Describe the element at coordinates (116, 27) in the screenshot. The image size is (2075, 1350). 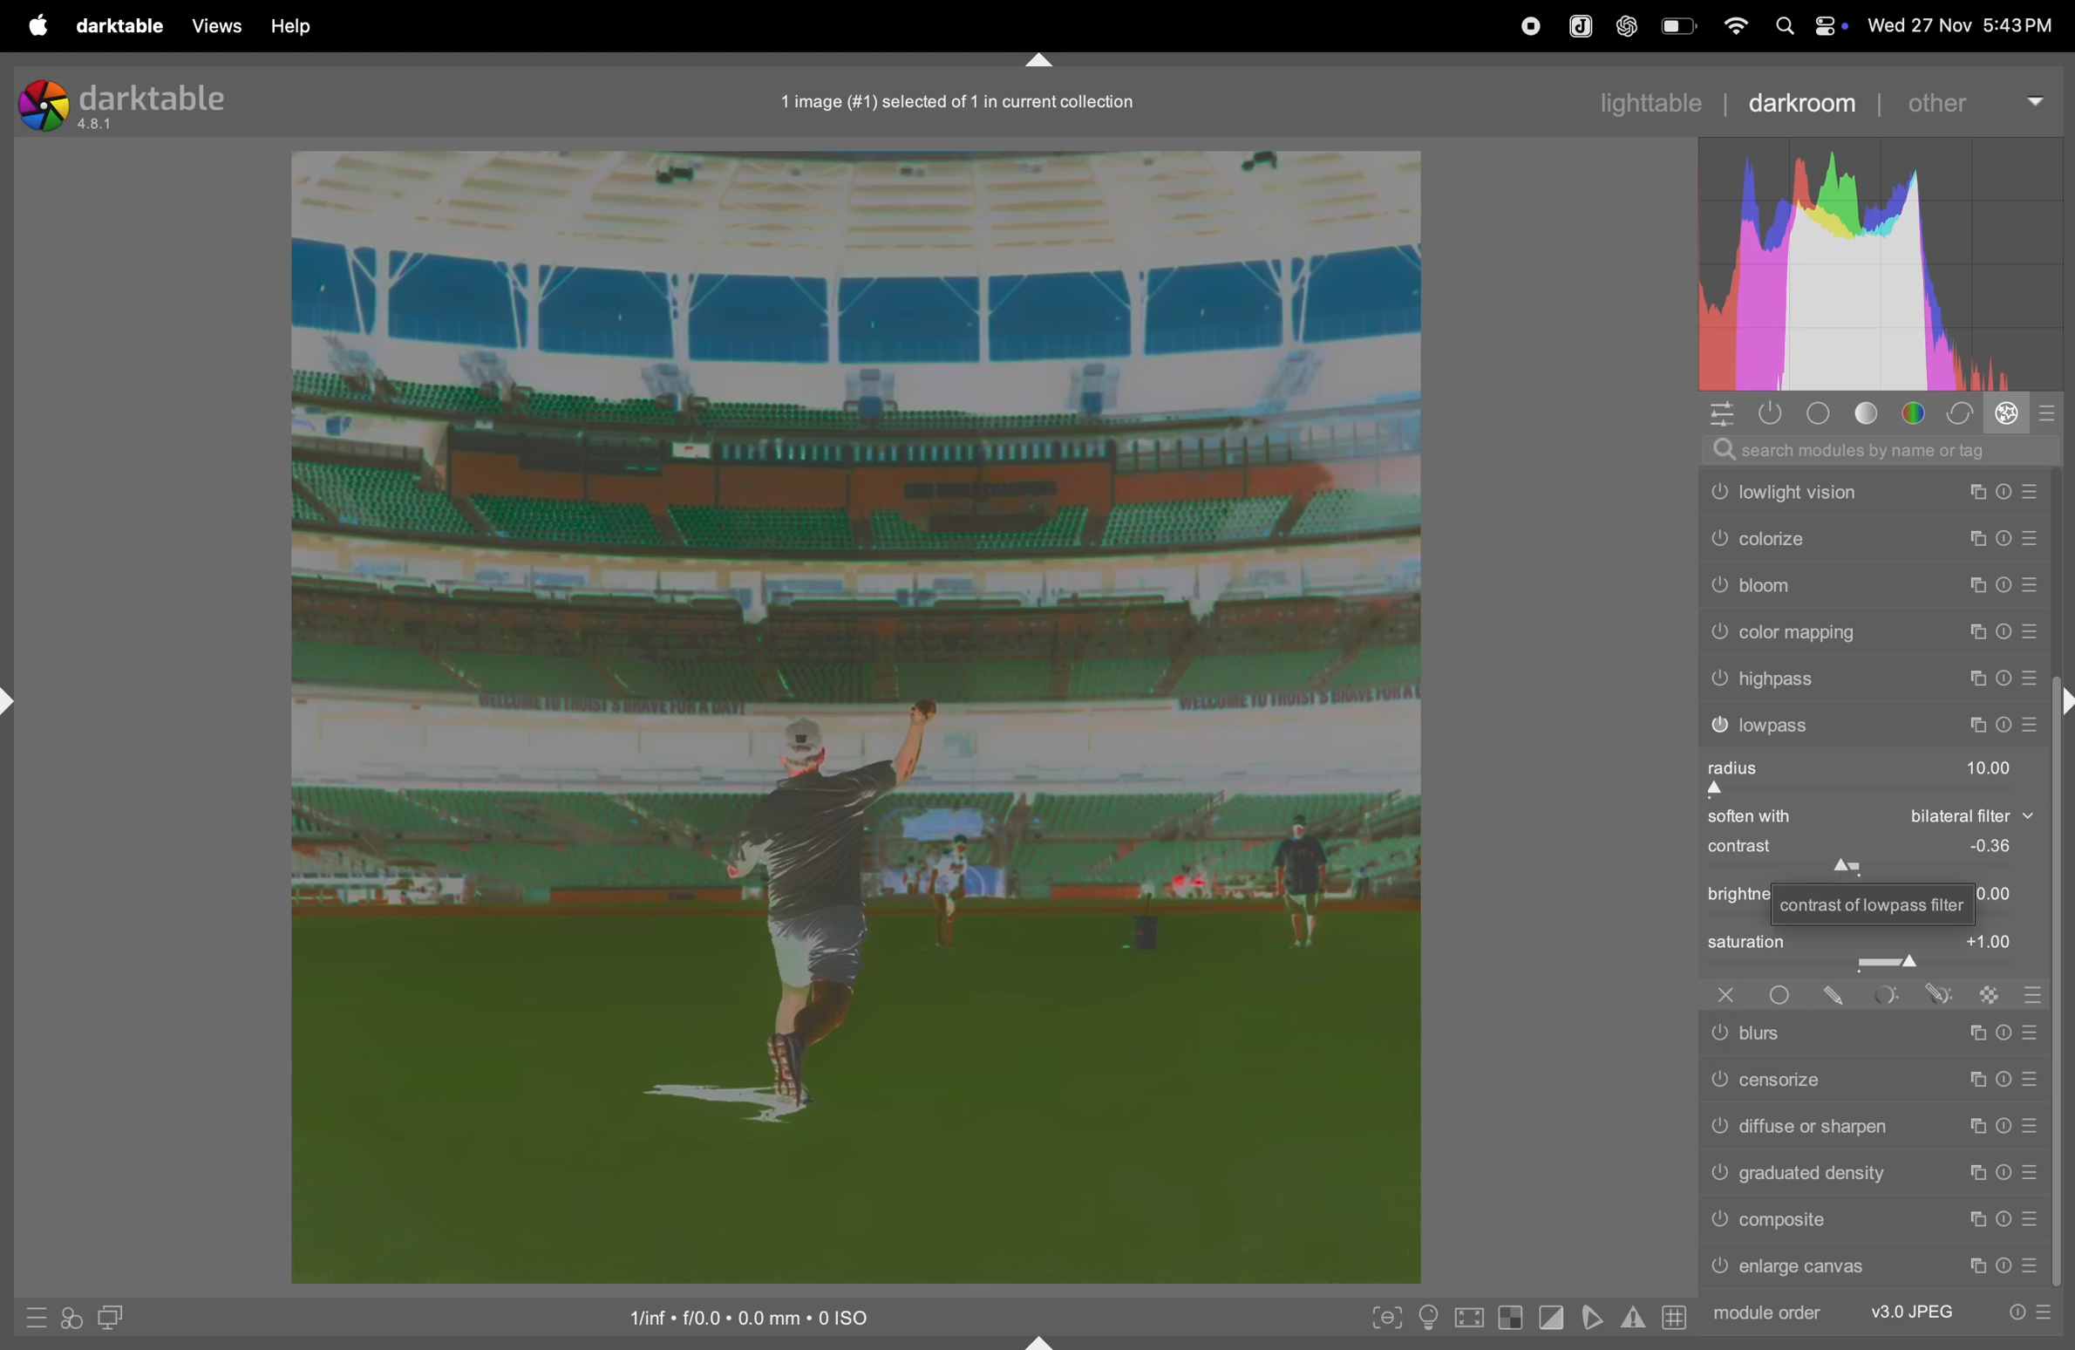
I see `darltable` at that location.